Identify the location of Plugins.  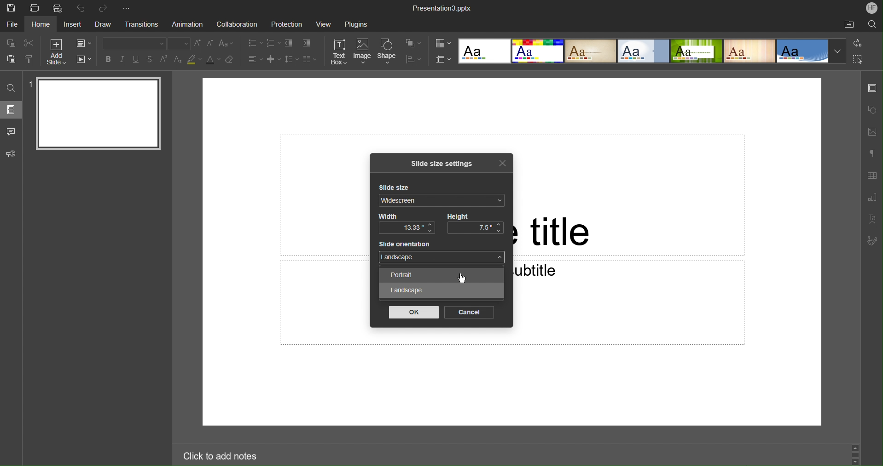
(355, 25).